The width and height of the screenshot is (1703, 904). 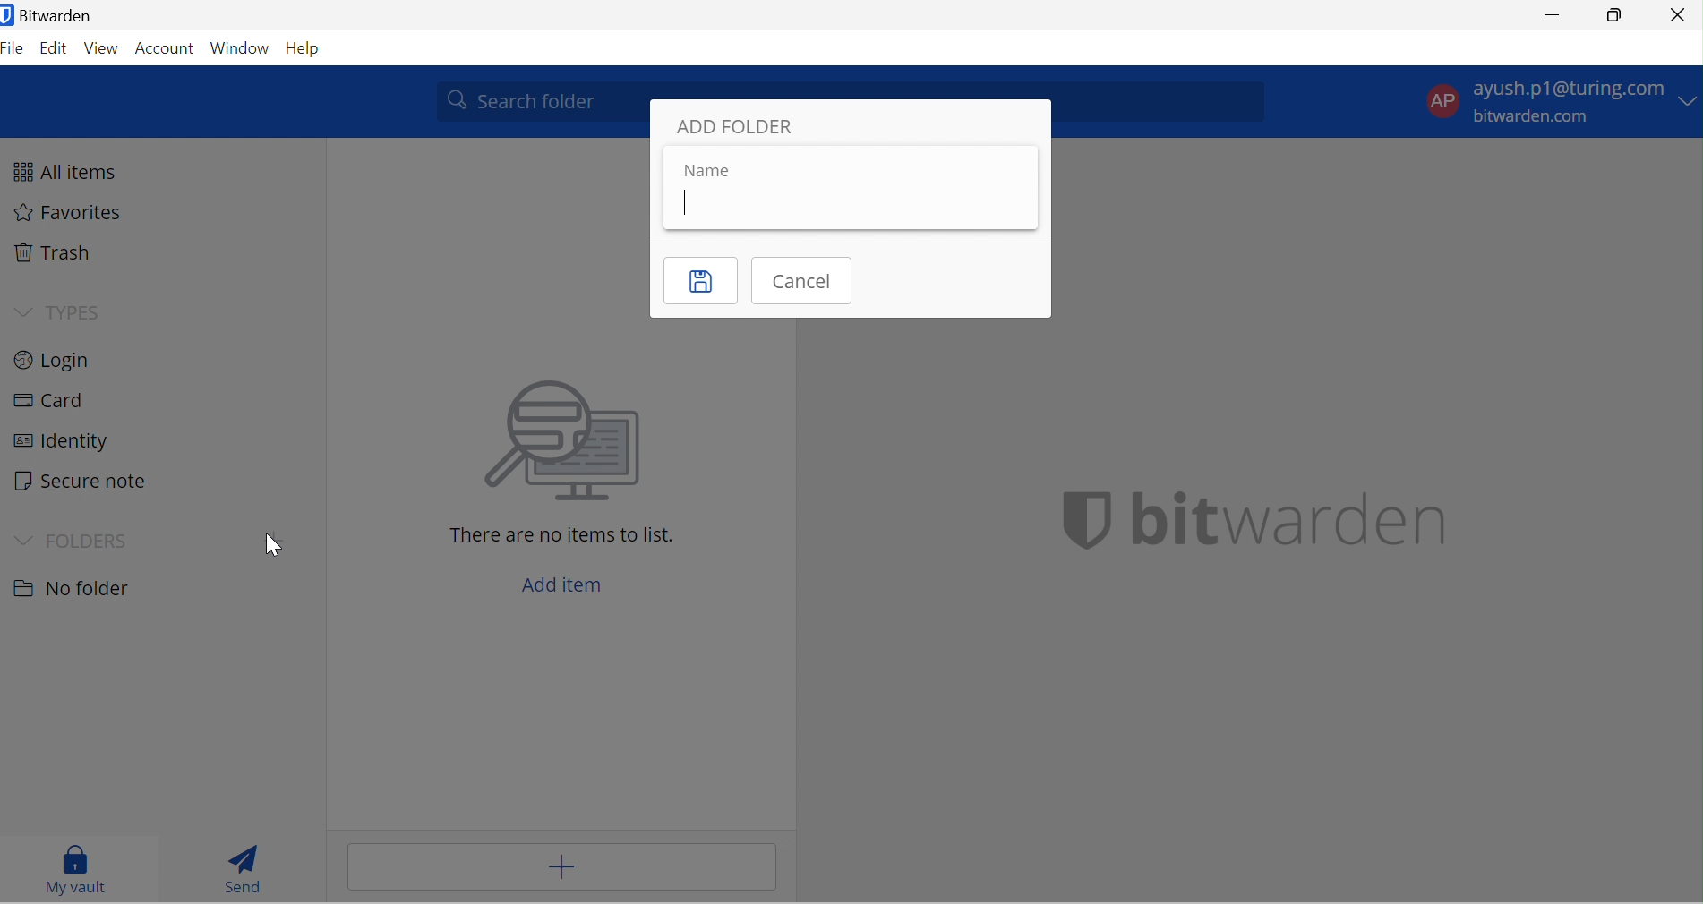 I want to click on Drop Down, so click(x=1690, y=101).